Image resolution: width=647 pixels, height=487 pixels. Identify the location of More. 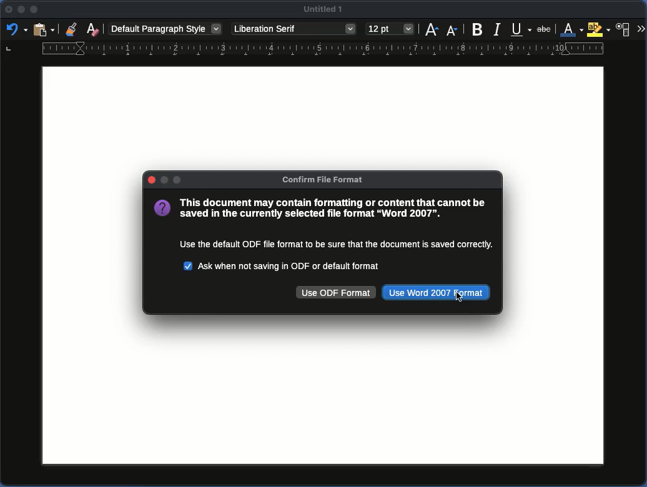
(641, 29).